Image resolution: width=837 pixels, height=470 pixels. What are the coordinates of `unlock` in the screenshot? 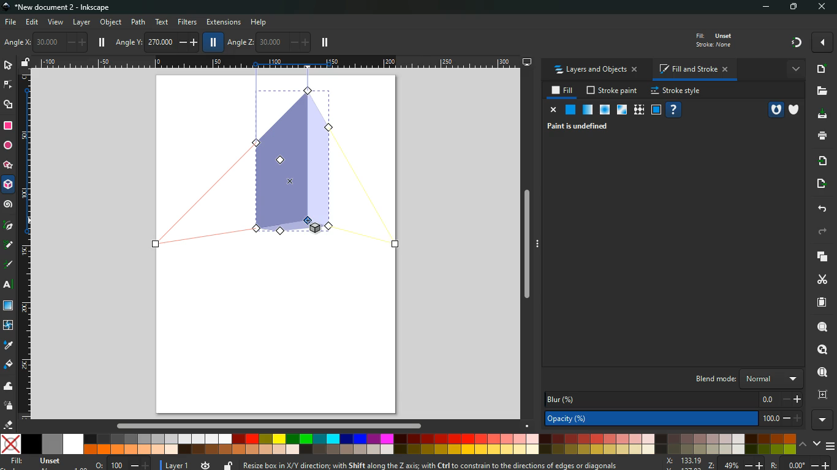 It's located at (26, 63).